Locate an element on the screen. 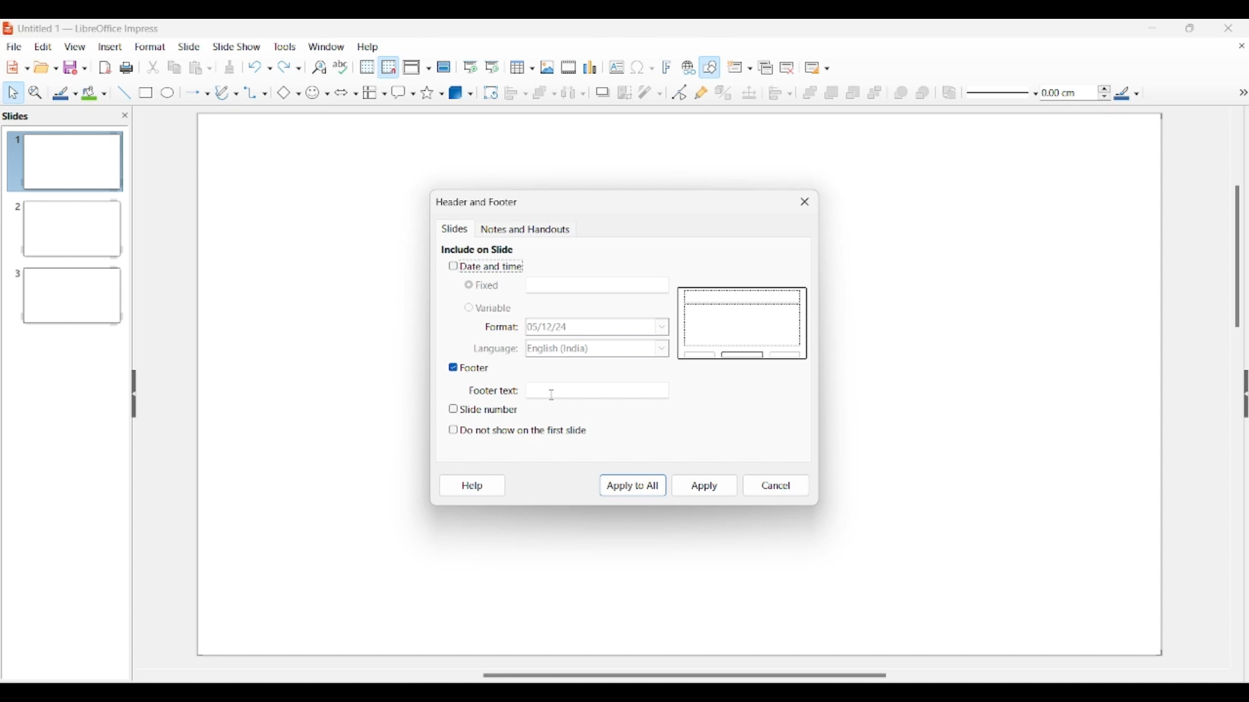  Notes and handouts tab is located at coordinates (527, 229).